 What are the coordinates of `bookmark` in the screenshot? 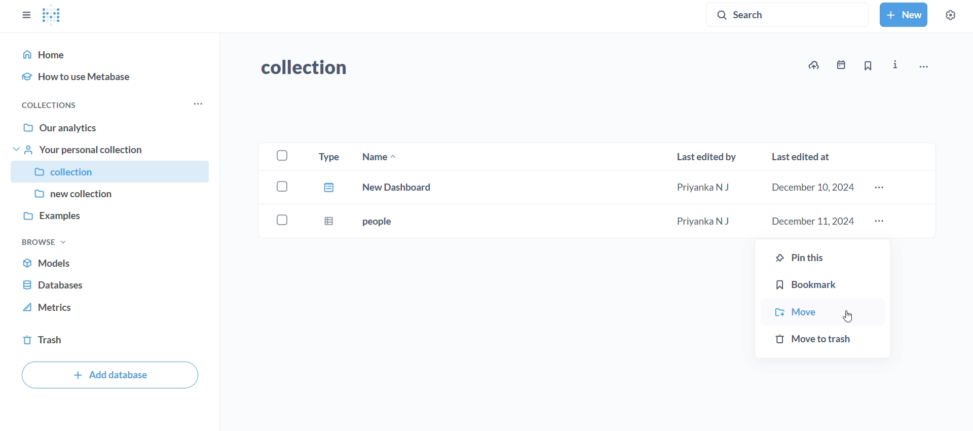 It's located at (822, 284).